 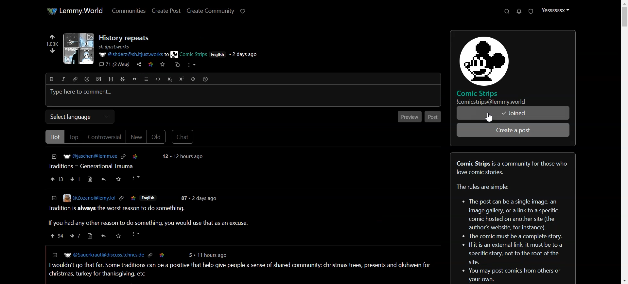 I want to click on Preview, so click(x=410, y=116).